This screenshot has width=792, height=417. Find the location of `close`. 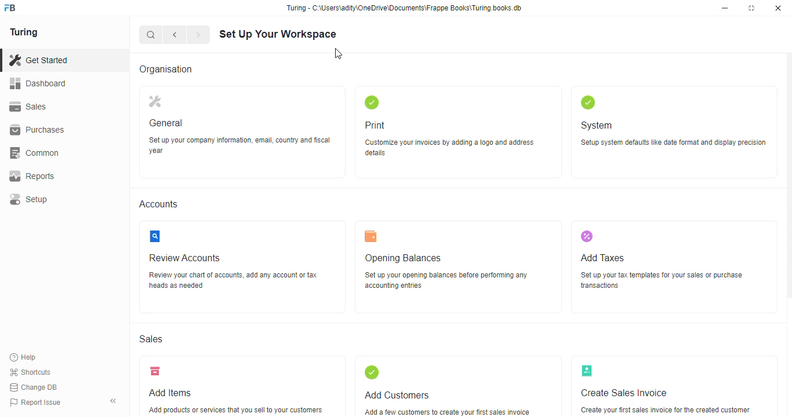

close is located at coordinates (780, 9).